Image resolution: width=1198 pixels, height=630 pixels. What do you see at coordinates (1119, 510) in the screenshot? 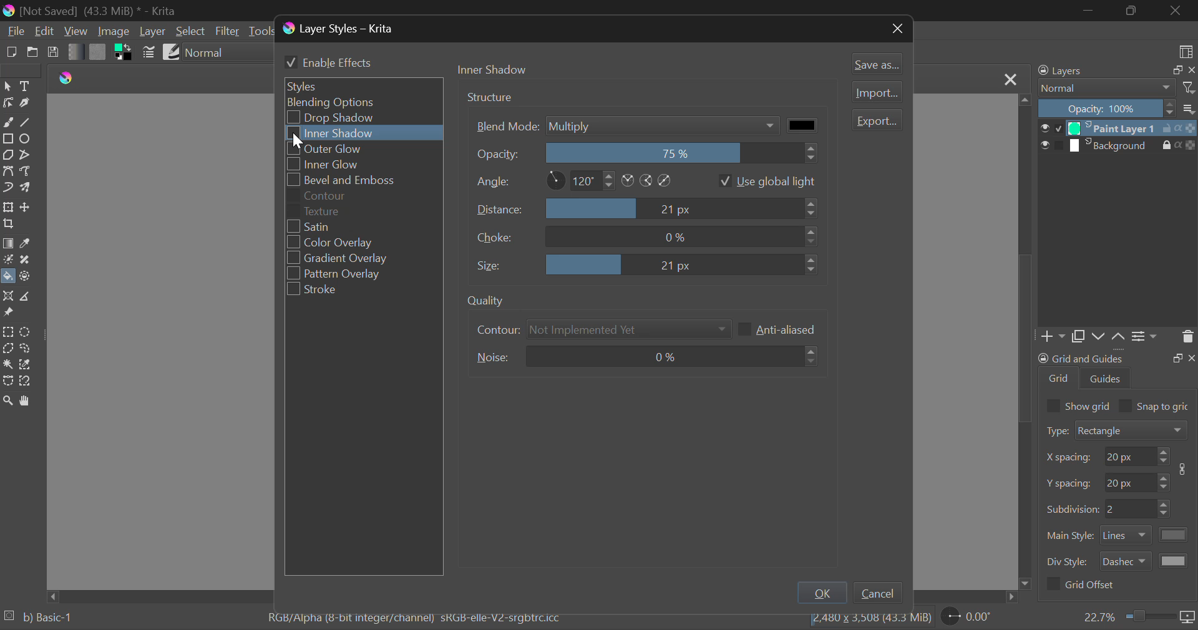
I see `Grid Characteristic Input` at bounding box center [1119, 510].